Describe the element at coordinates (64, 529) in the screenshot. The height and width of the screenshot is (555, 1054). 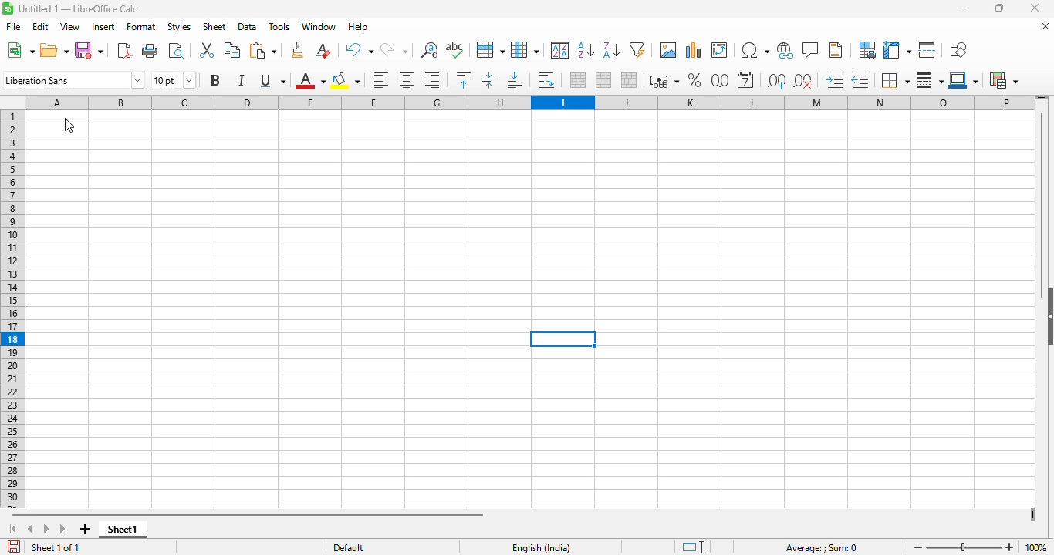
I see `scroll to last sheet` at that location.